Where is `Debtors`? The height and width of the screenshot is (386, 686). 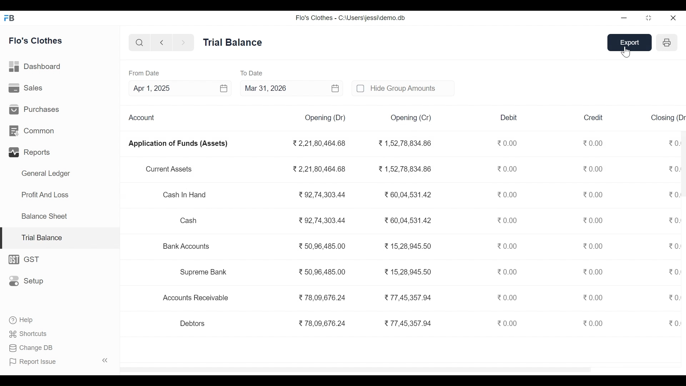 Debtors is located at coordinates (193, 323).